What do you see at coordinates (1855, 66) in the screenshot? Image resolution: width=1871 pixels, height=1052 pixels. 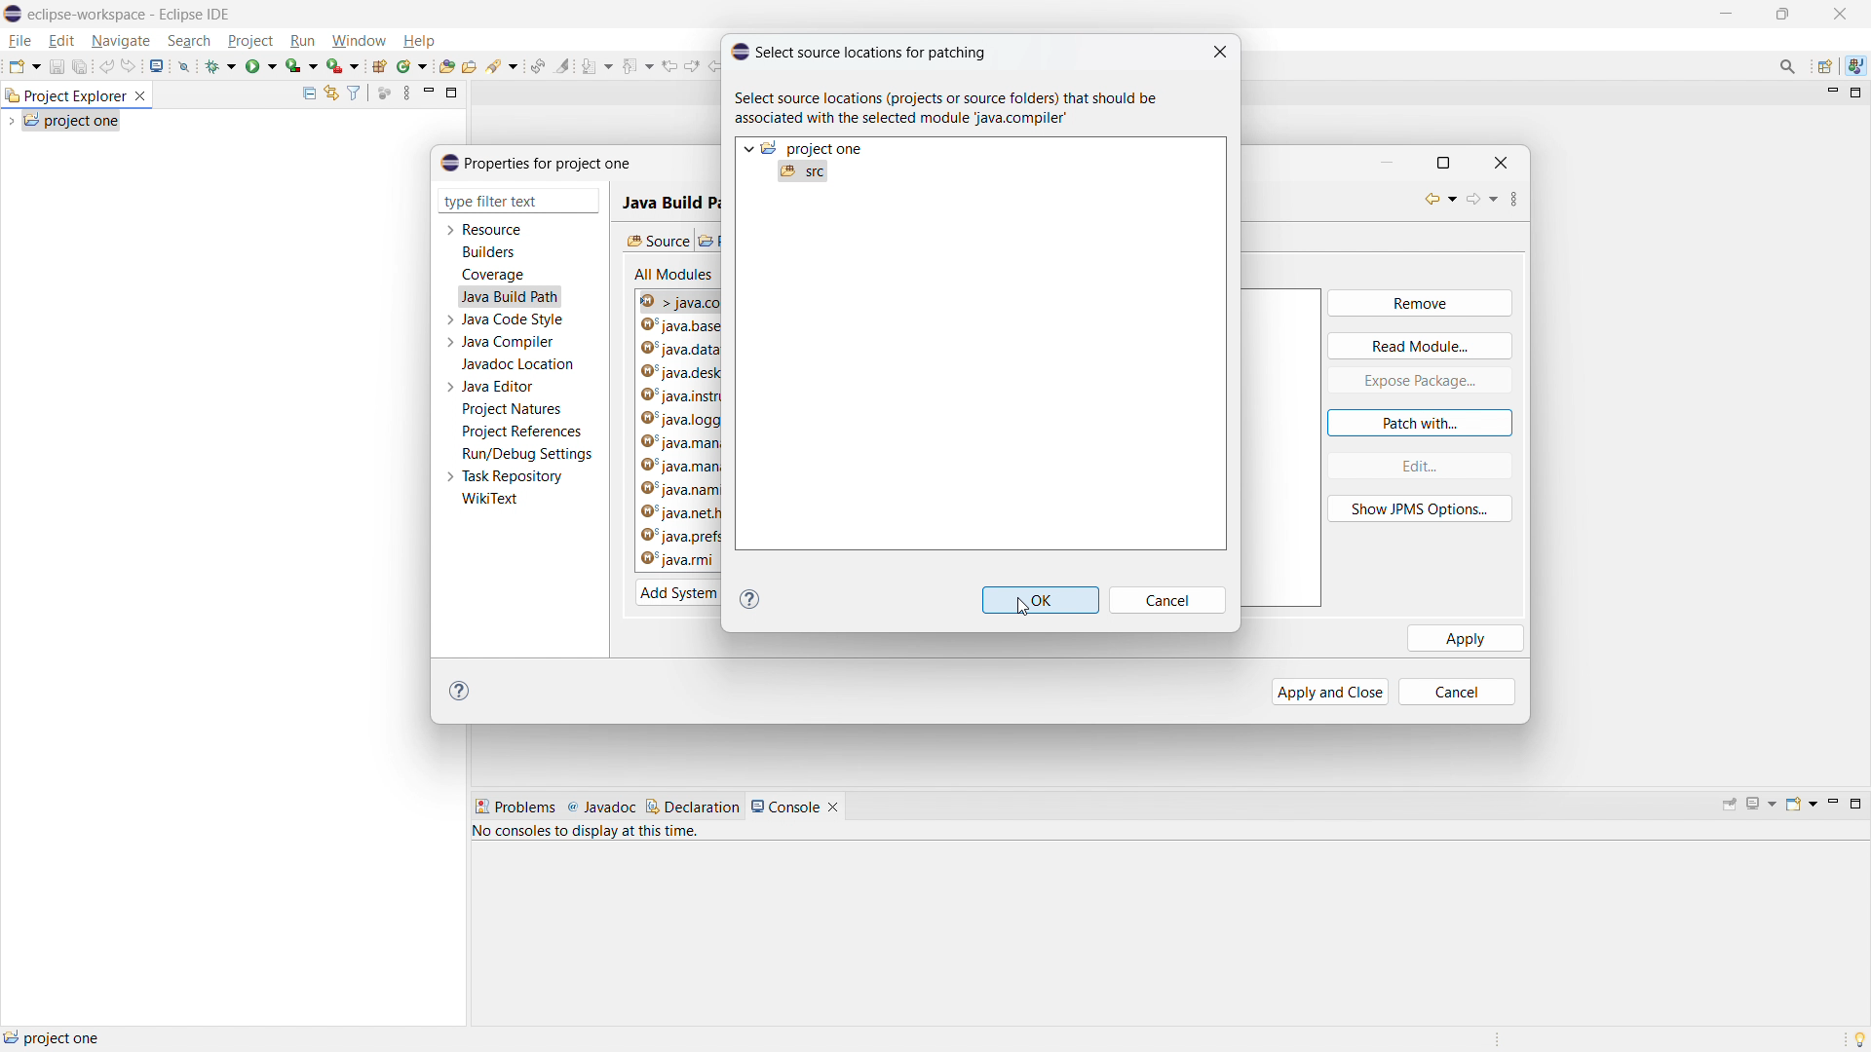 I see `java` at bounding box center [1855, 66].